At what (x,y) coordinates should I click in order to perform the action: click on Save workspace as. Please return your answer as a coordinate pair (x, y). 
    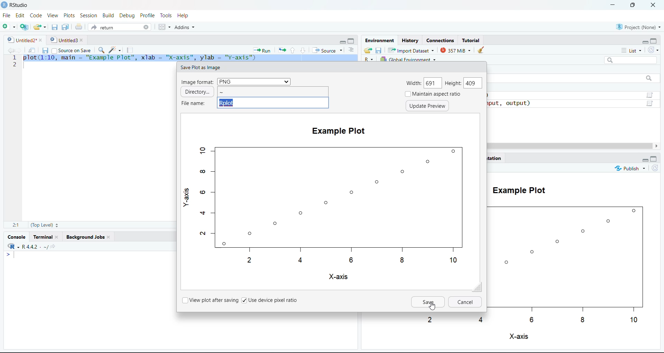
    Looking at the image, I should click on (379, 50).